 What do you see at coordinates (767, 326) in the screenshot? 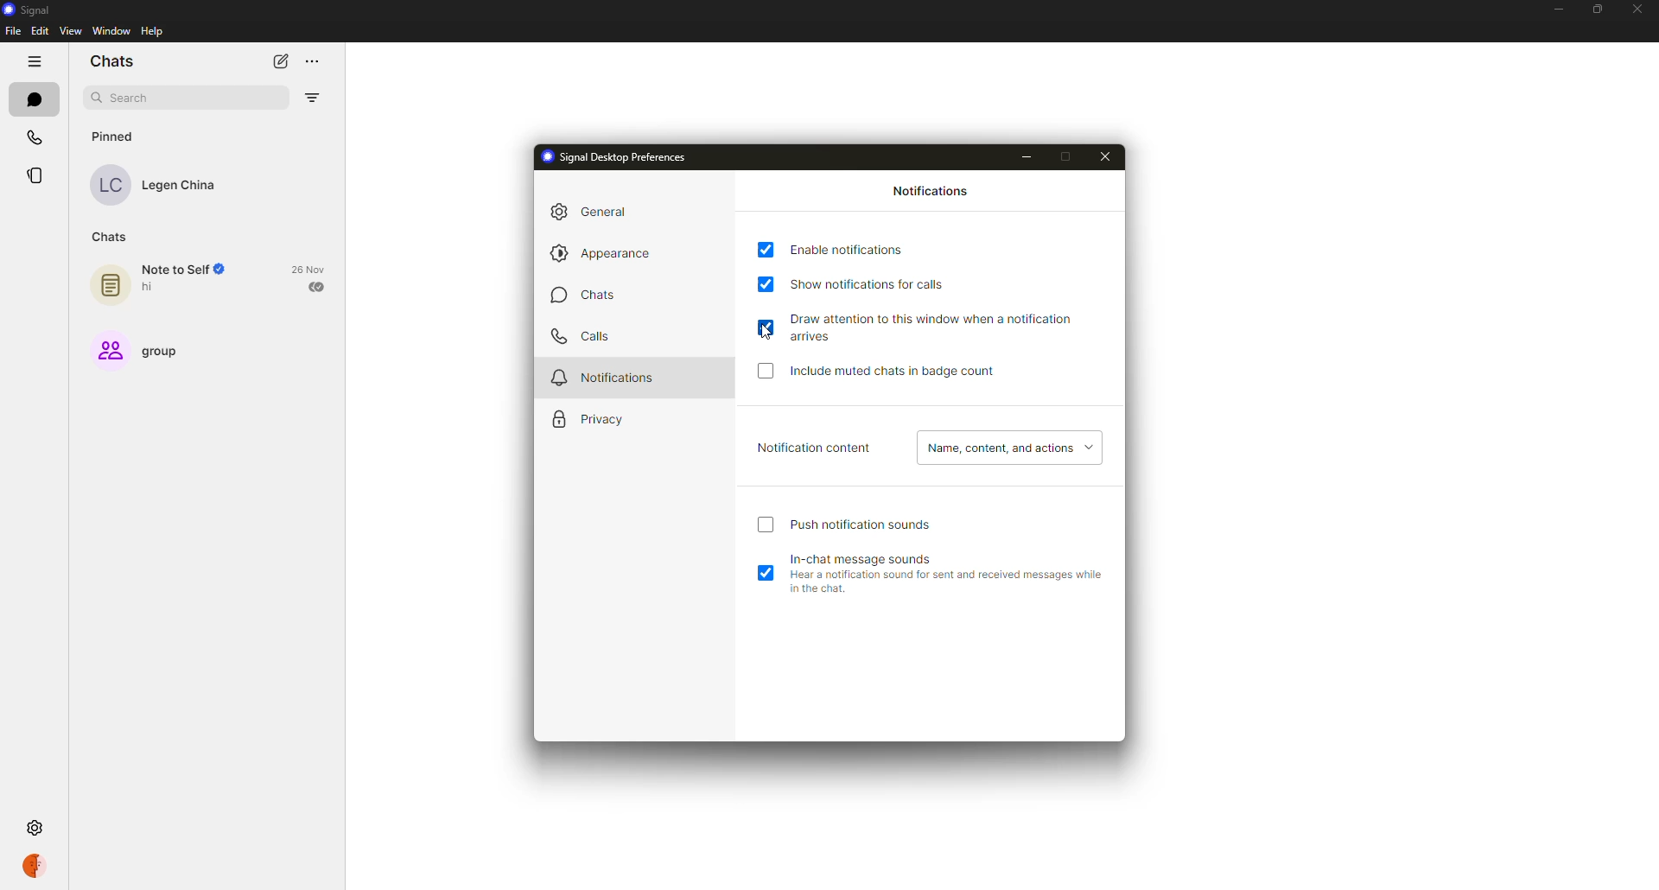
I see `enabled` at bounding box center [767, 326].